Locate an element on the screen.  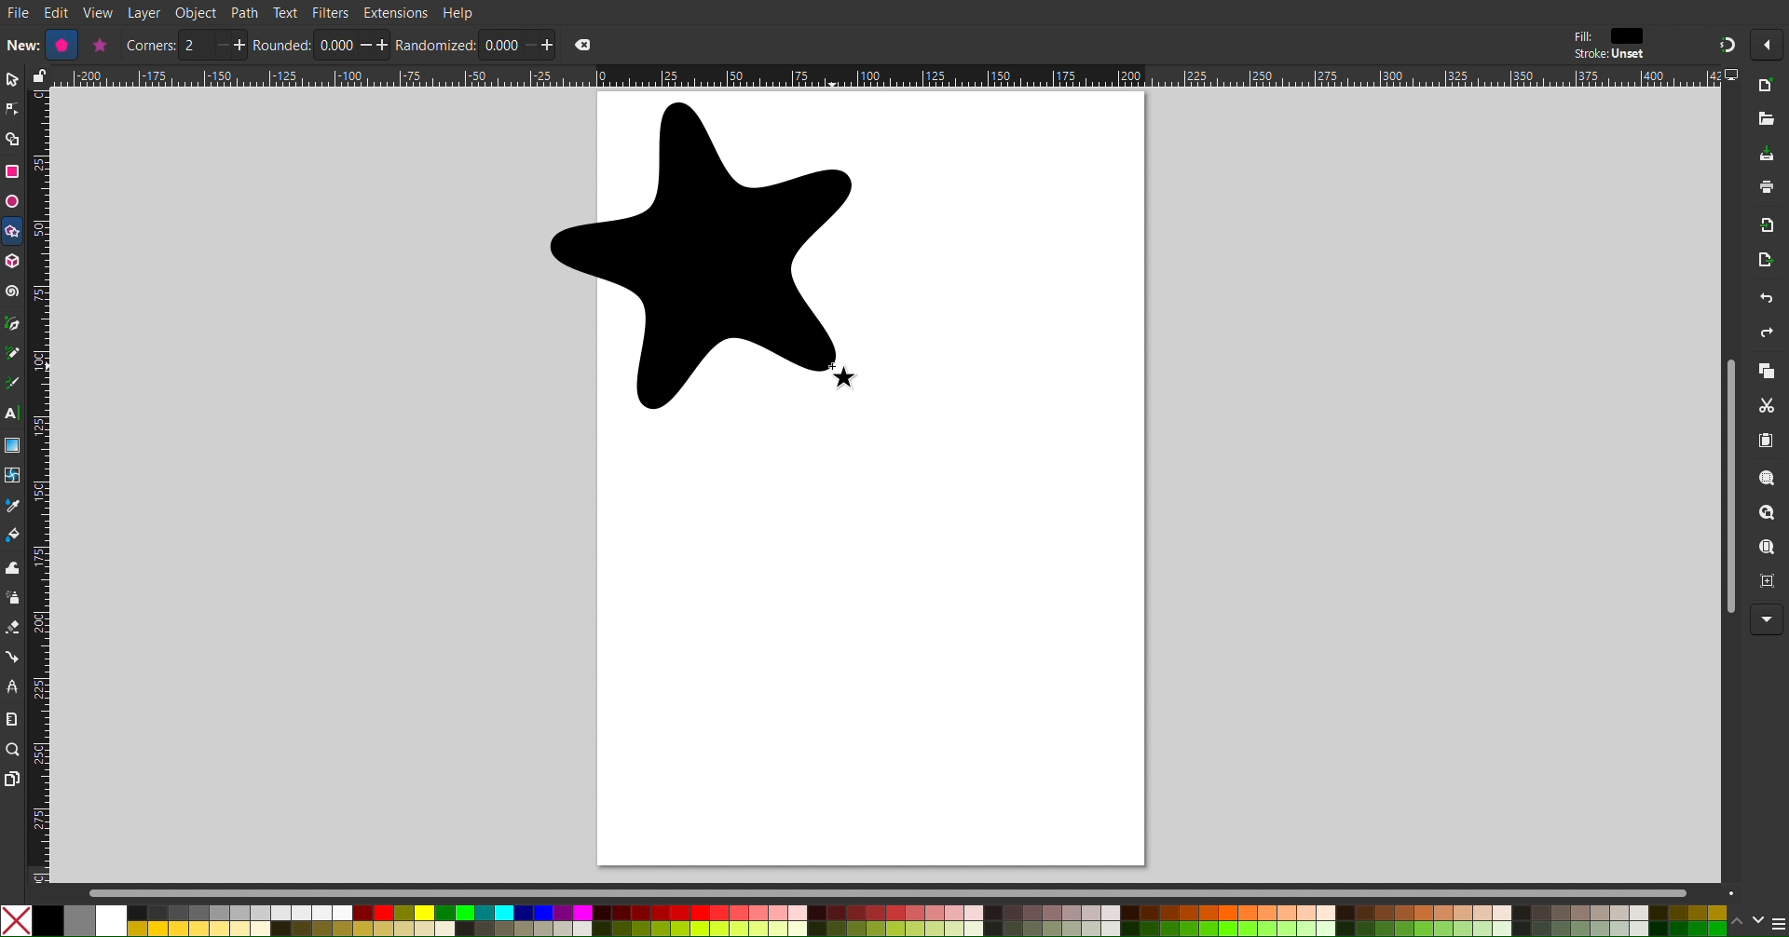
Node Tool is located at coordinates (12, 110).